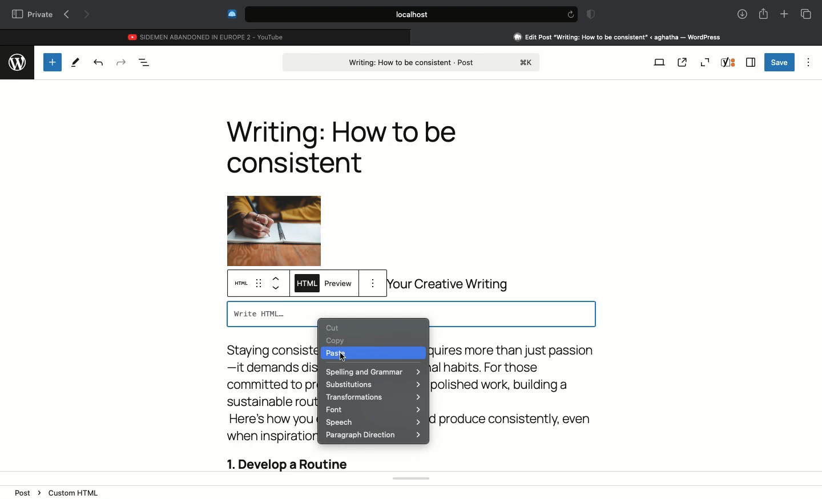  What do you see at coordinates (88, 15) in the screenshot?
I see `Next page` at bounding box center [88, 15].